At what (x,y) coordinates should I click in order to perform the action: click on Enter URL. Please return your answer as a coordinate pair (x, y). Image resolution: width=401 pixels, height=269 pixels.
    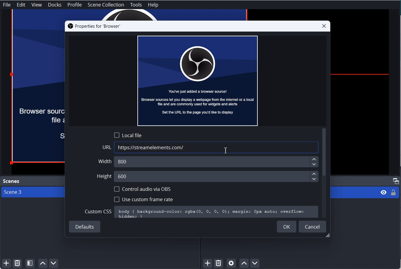
    Looking at the image, I should click on (211, 147).